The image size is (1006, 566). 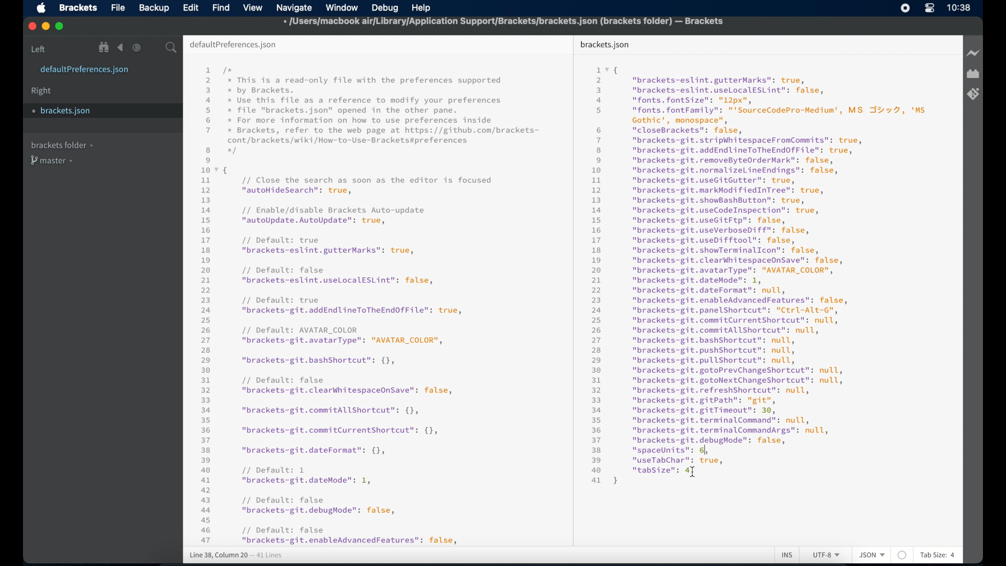 I want to click on brackets folder, so click(x=62, y=145).